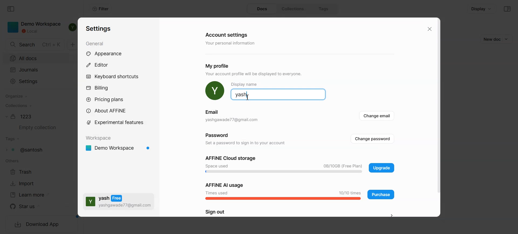 The image size is (518, 234). What do you see at coordinates (110, 54) in the screenshot?
I see `Appearance` at bounding box center [110, 54].